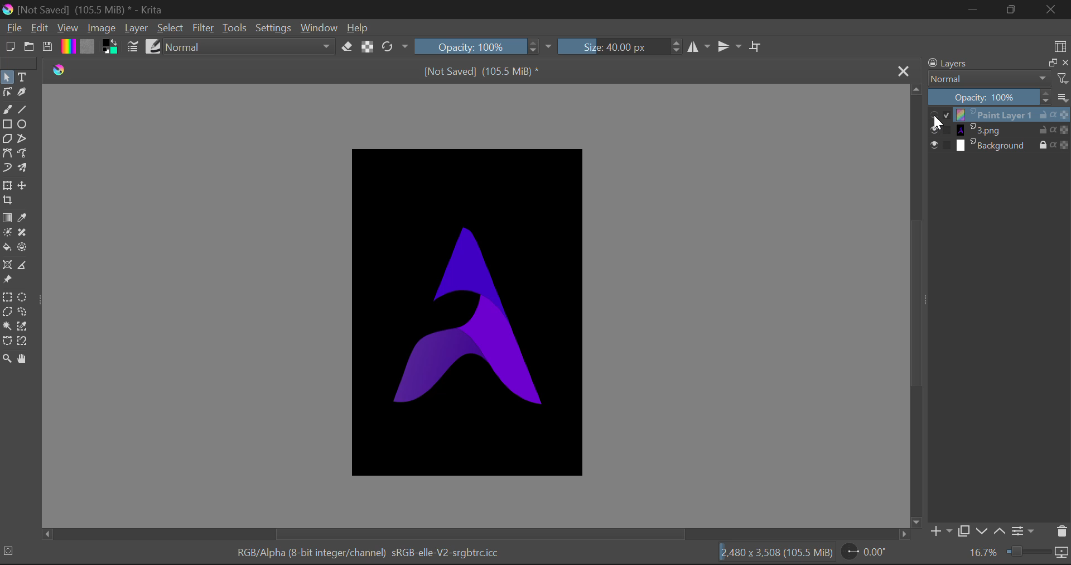  What do you see at coordinates (26, 265) in the screenshot?
I see `Measurements` at bounding box center [26, 265].